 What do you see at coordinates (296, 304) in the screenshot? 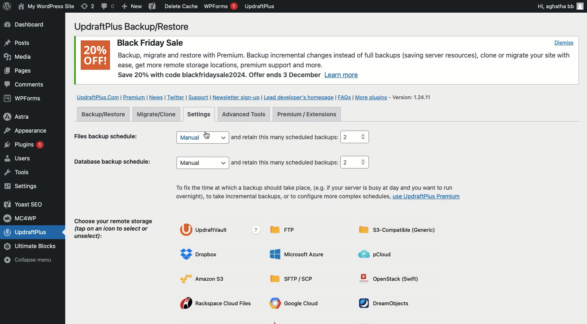
I see `Google cloud` at bounding box center [296, 304].